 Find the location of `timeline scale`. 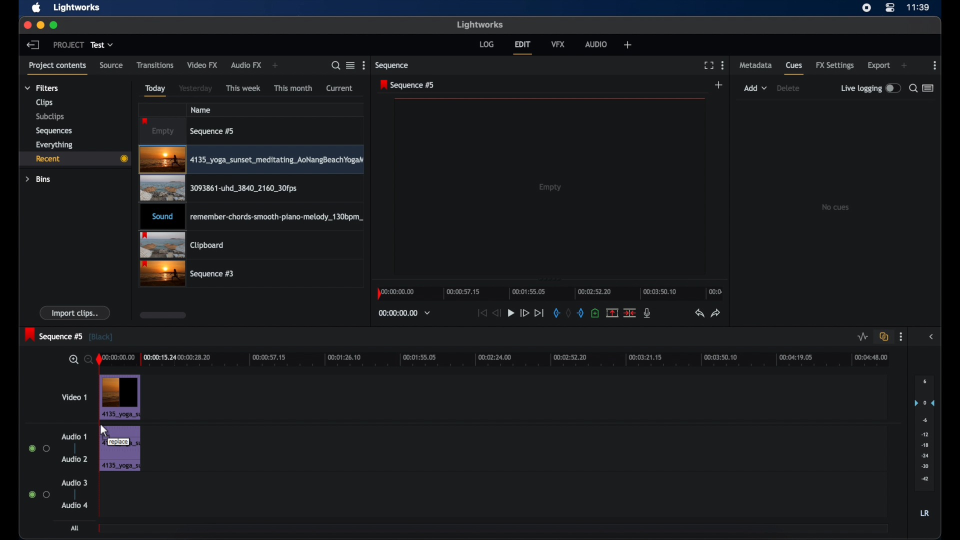

timeline scale is located at coordinates (549, 293).